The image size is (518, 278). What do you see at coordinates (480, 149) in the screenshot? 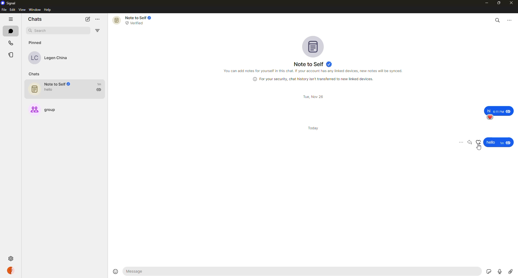
I see `cursor` at bounding box center [480, 149].